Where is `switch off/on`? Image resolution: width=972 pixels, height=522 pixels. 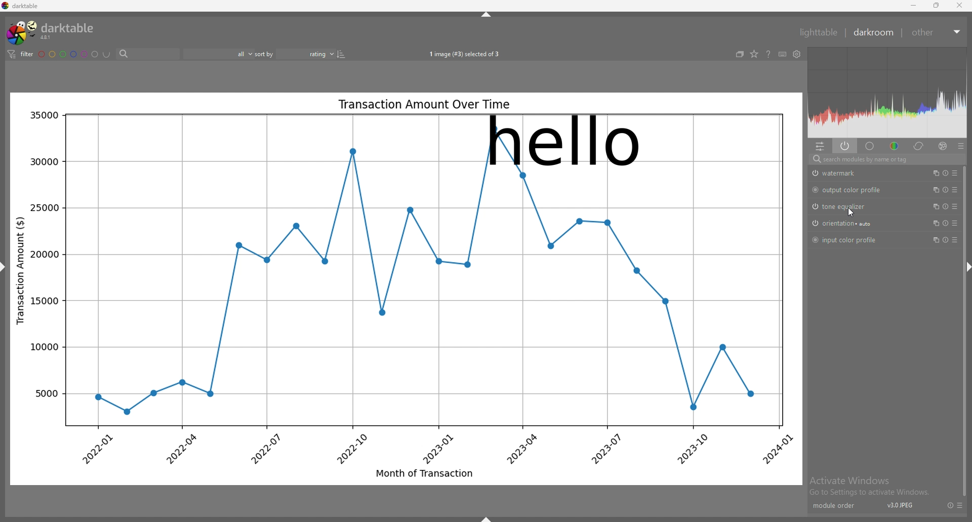
switch off/on is located at coordinates (815, 240).